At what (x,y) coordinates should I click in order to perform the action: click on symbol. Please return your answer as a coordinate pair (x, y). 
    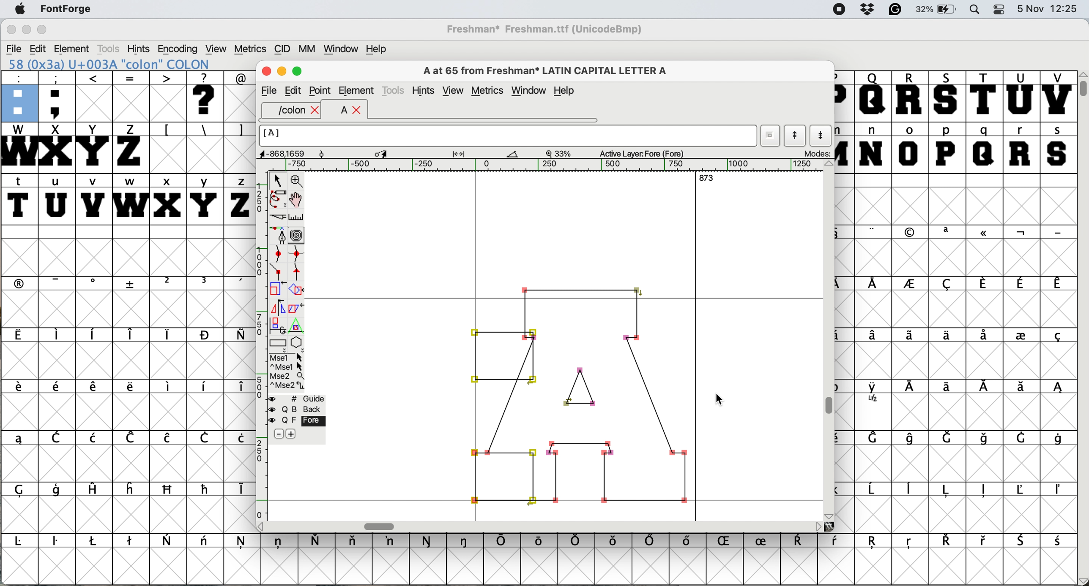
    Looking at the image, I should click on (93, 490).